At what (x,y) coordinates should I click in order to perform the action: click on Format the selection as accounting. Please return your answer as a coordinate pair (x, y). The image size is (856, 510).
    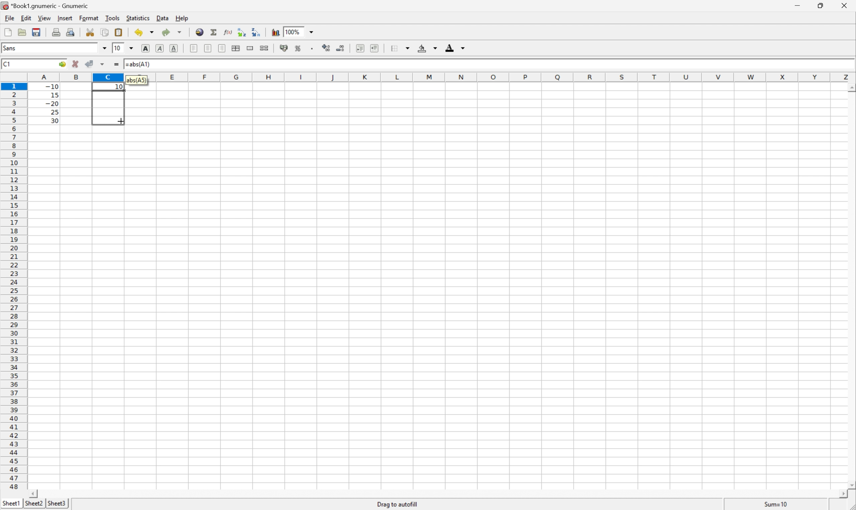
    Looking at the image, I should click on (284, 48).